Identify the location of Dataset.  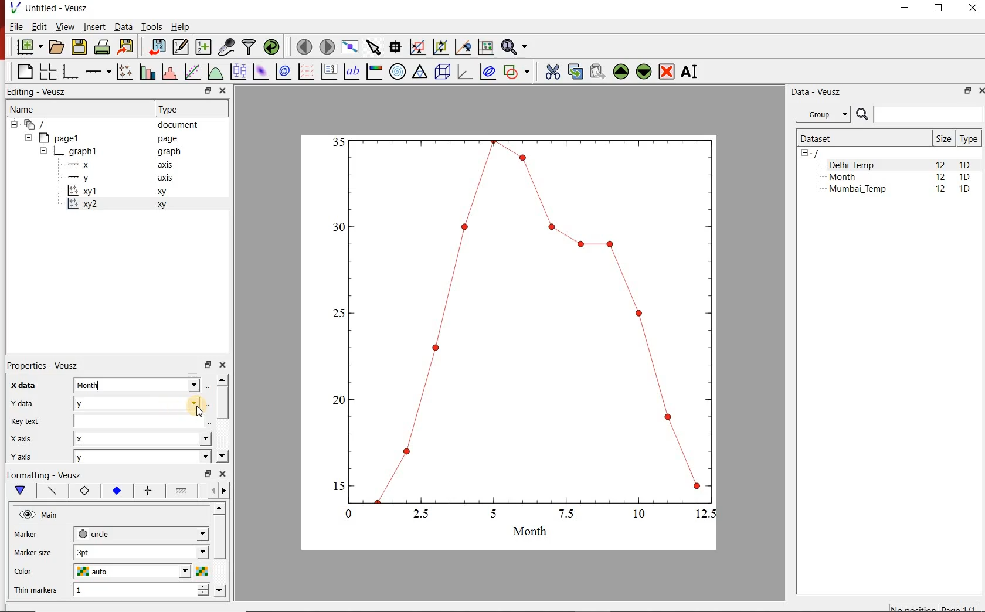
(861, 138).